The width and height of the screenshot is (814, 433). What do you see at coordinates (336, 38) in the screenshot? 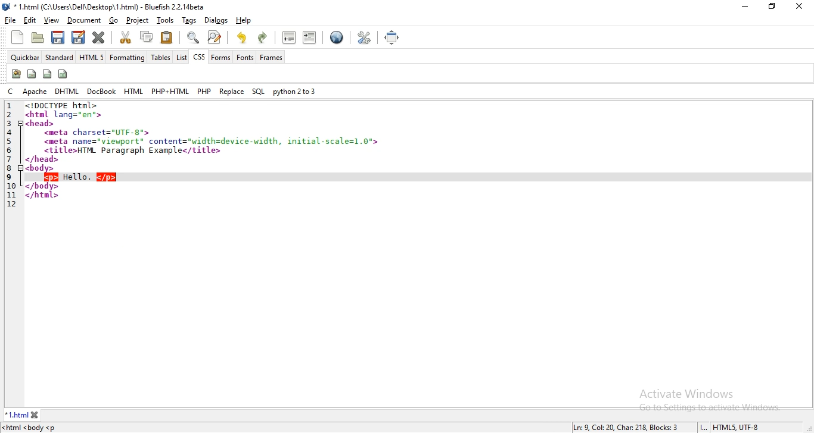
I see `preview in browser` at bounding box center [336, 38].